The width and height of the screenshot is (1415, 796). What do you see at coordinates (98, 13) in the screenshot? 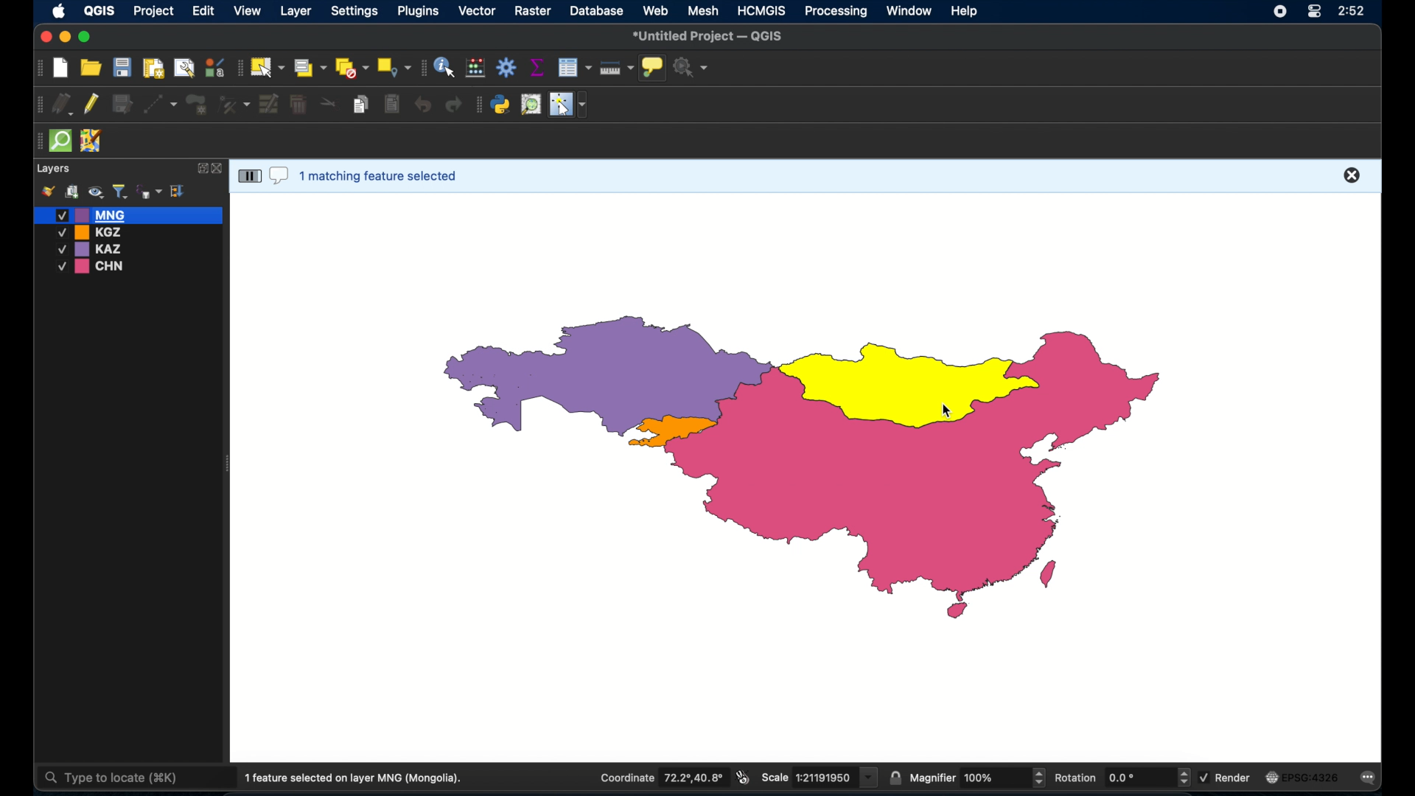
I see `QGIS` at bounding box center [98, 13].